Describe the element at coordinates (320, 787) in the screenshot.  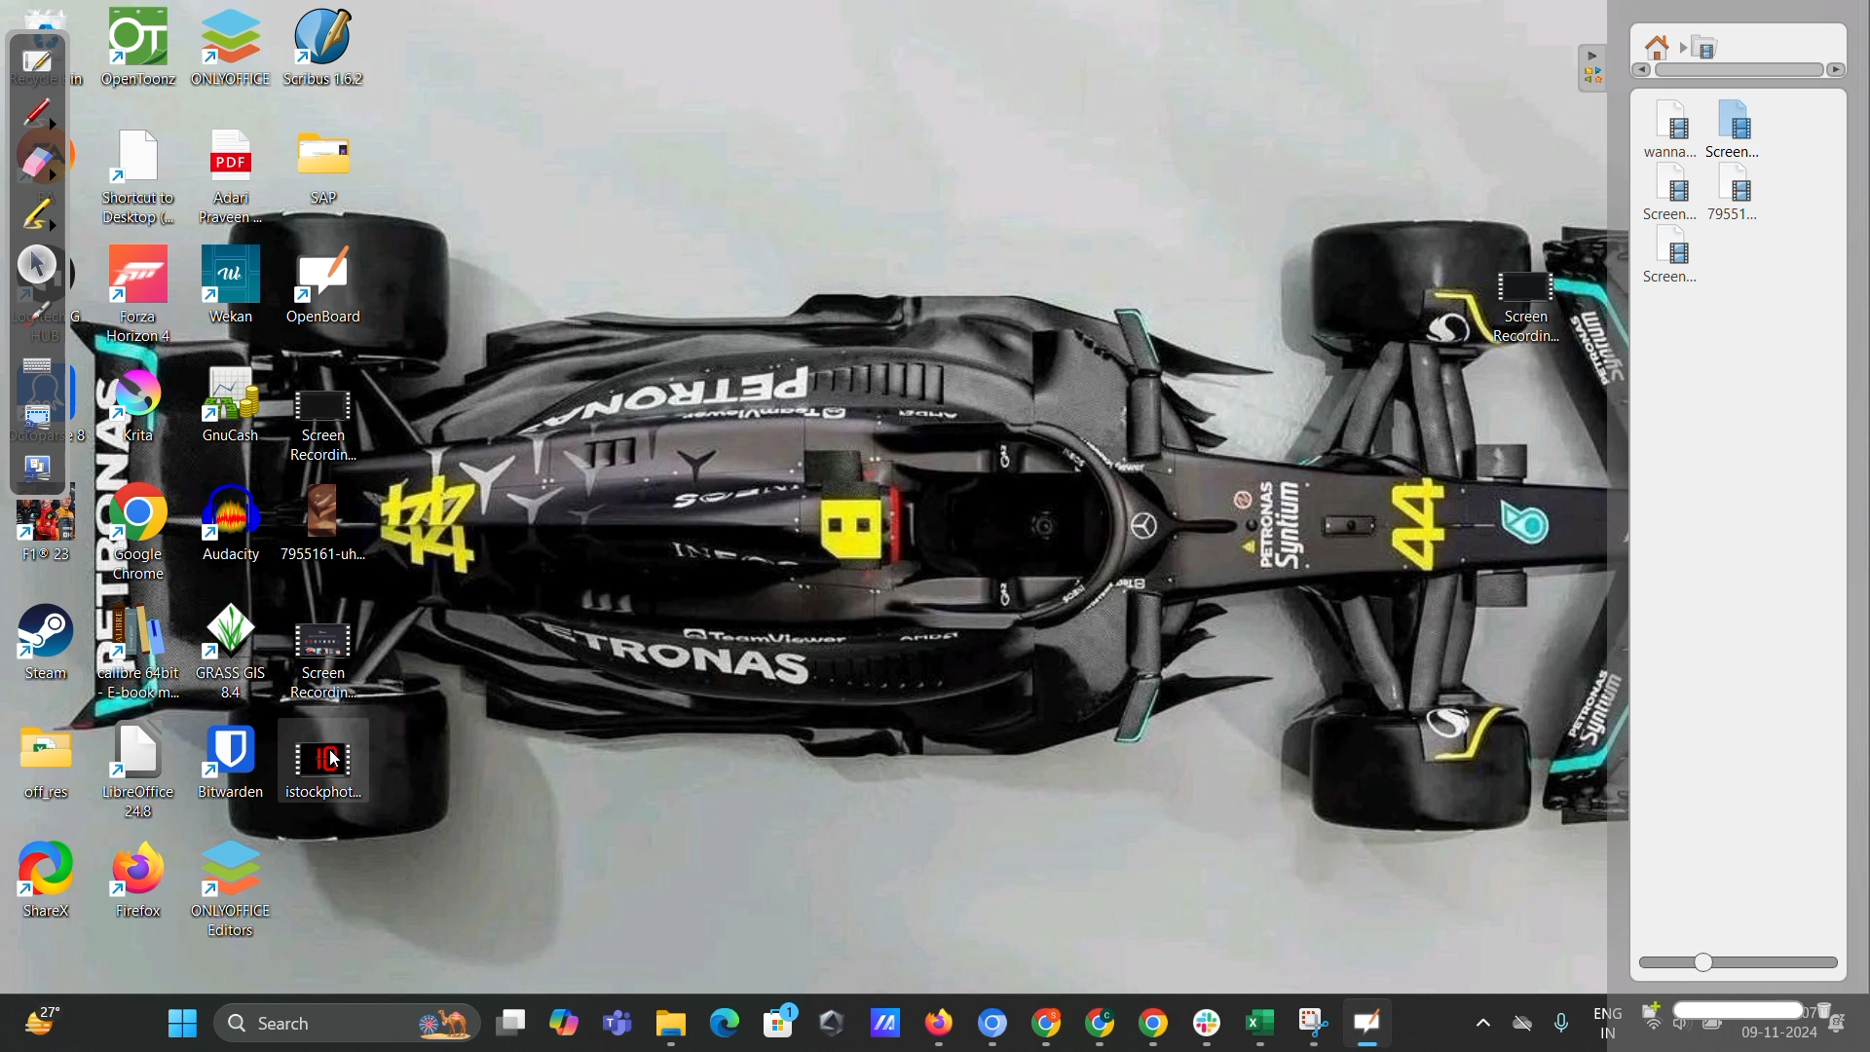
I see `istockphoto` at that location.